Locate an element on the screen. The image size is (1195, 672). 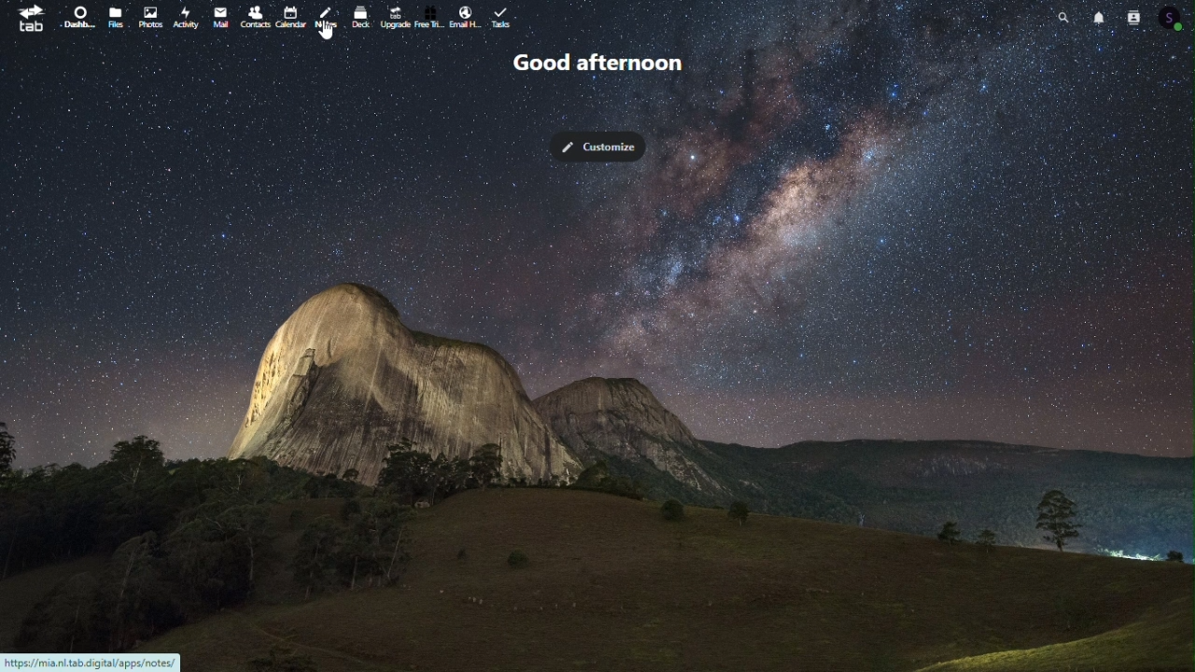
cursor is located at coordinates (327, 30).